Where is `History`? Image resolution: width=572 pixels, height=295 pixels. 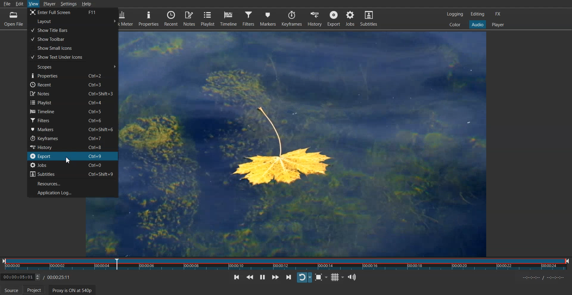
History is located at coordinates (72, 147).